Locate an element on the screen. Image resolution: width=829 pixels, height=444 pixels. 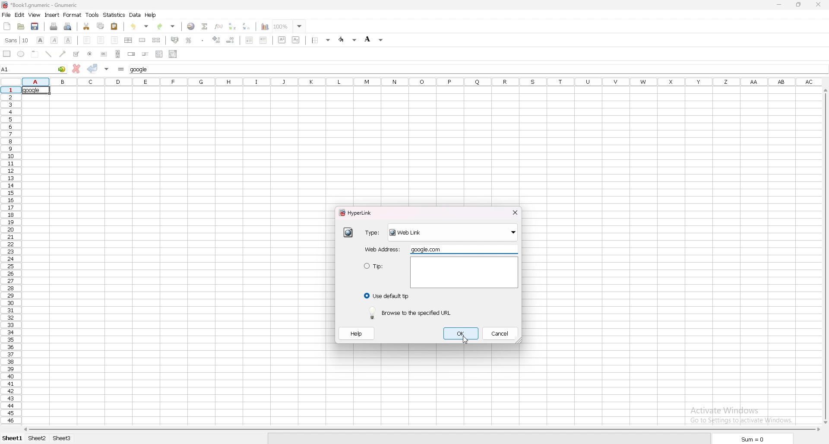
increase decimals is located at coordinates (216, 40).